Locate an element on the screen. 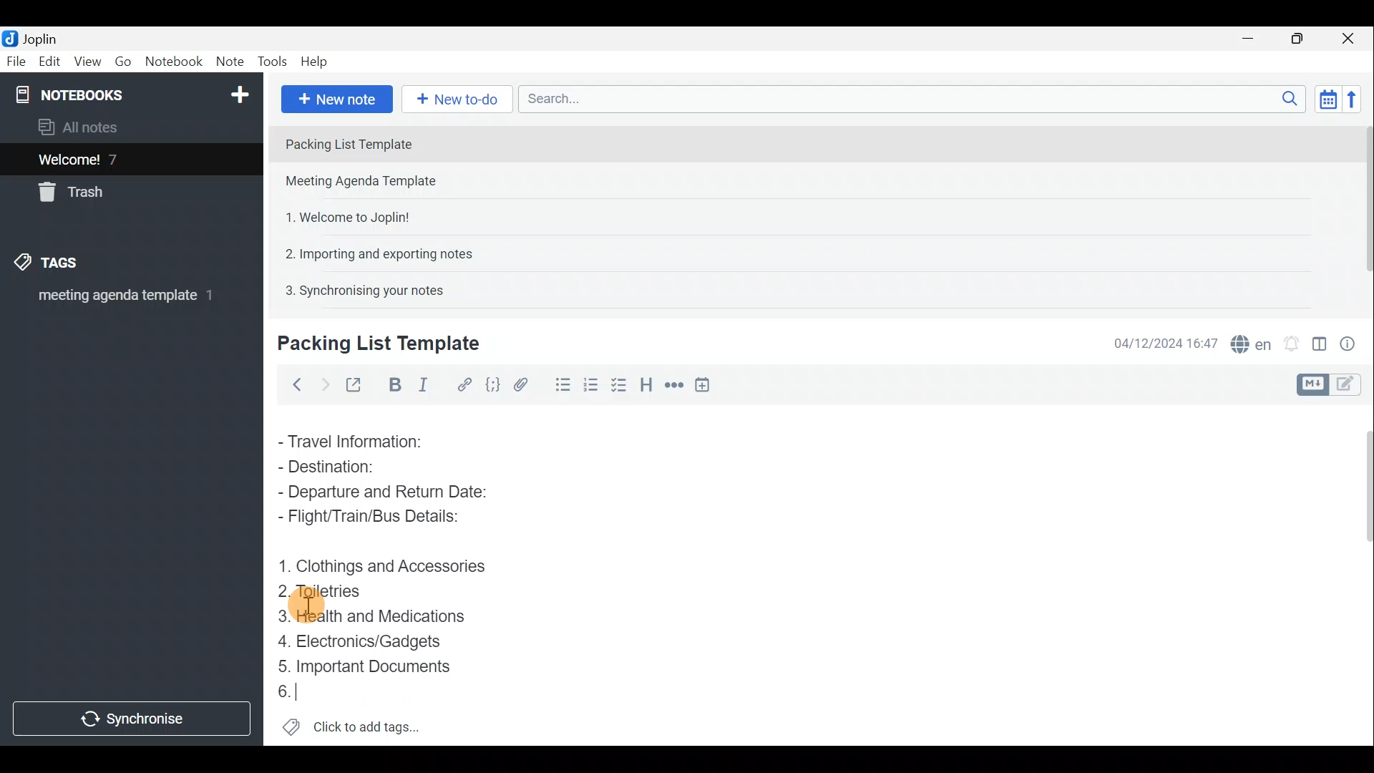  Tools is located at coordinates (274, 62).